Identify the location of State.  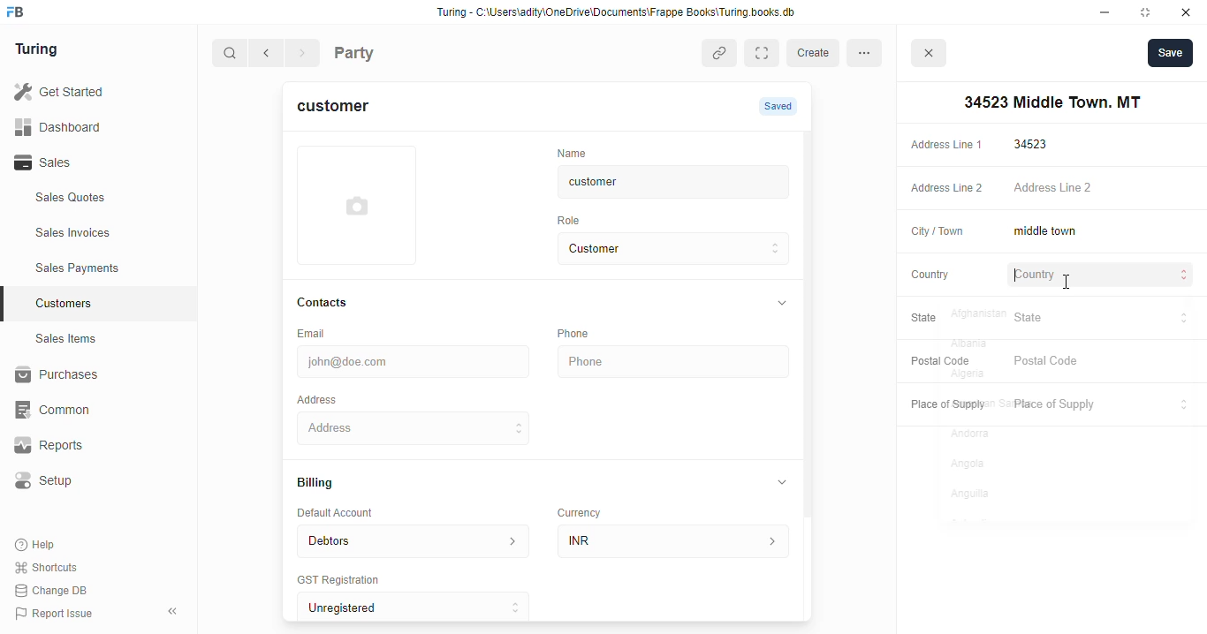
(1102, 318).